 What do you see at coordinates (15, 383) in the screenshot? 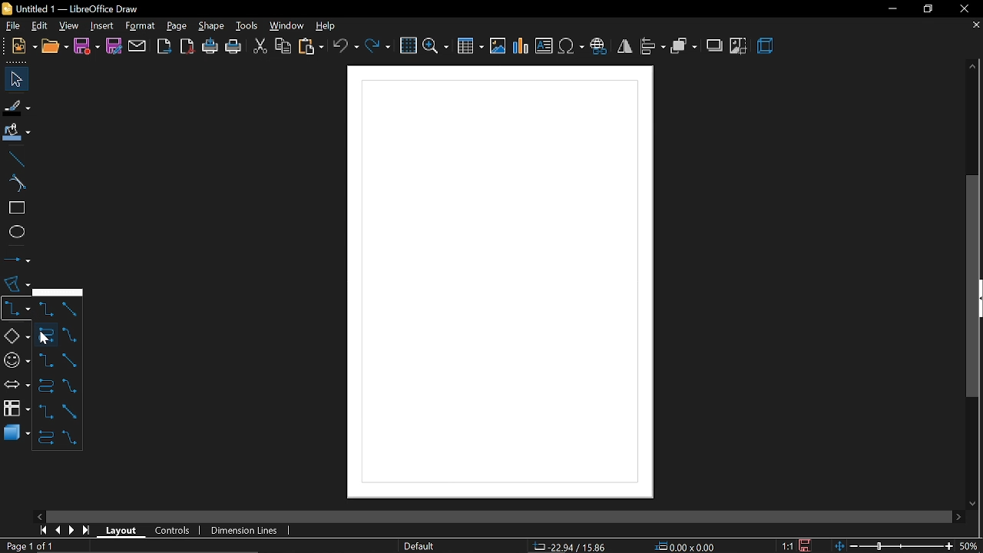
I see `arrows` at bounding box center [15, 383].